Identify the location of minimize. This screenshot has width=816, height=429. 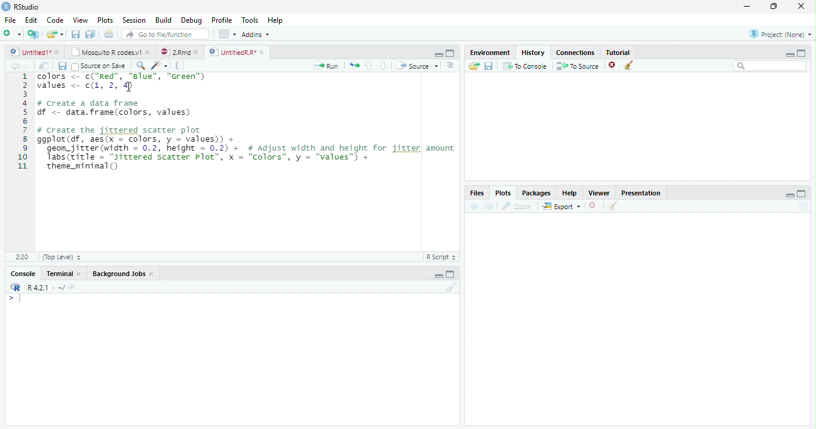
(747, 6).